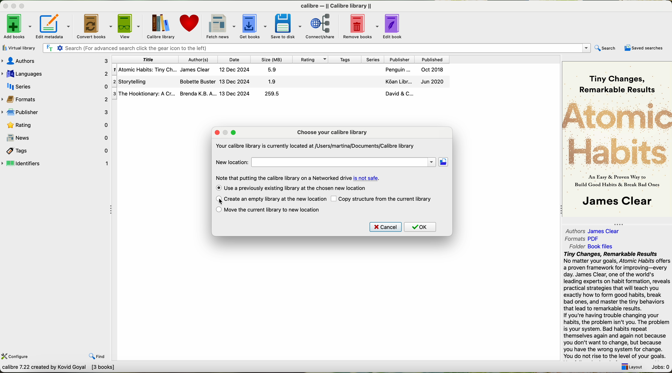  Describe the element at coordinates (371, 59) in the screenshot. I see `series` at that location.